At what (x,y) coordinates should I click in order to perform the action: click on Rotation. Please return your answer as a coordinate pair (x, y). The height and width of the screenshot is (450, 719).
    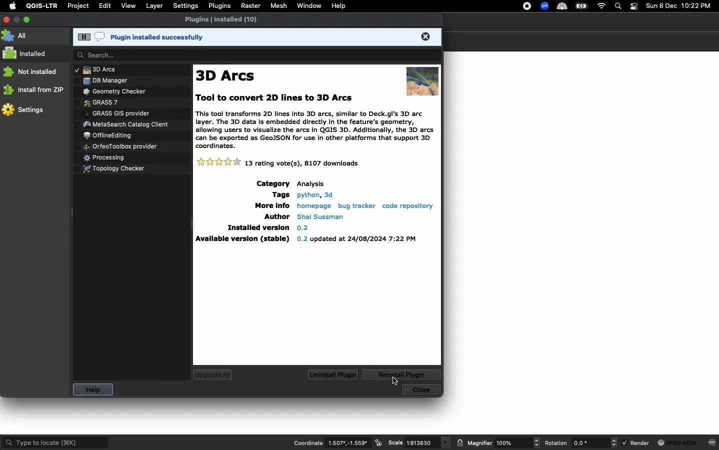
    Looking at the image, I should click on (594, 442).